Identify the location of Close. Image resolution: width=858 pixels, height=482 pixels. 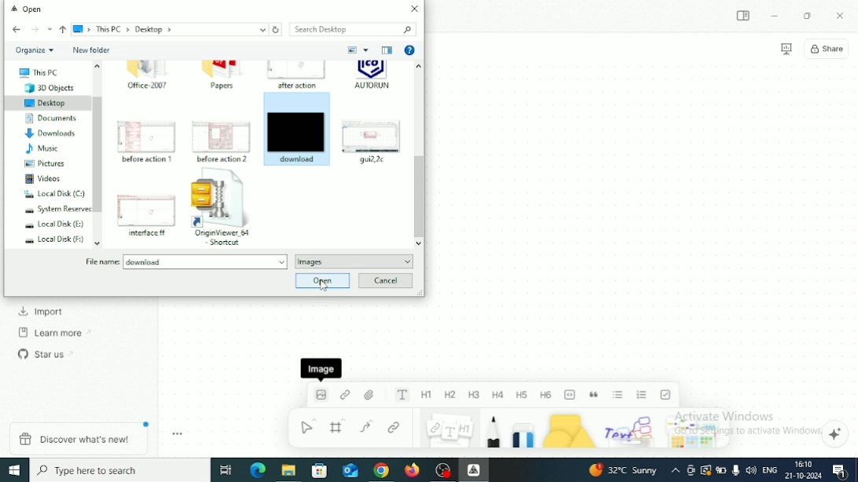
(415, 9).